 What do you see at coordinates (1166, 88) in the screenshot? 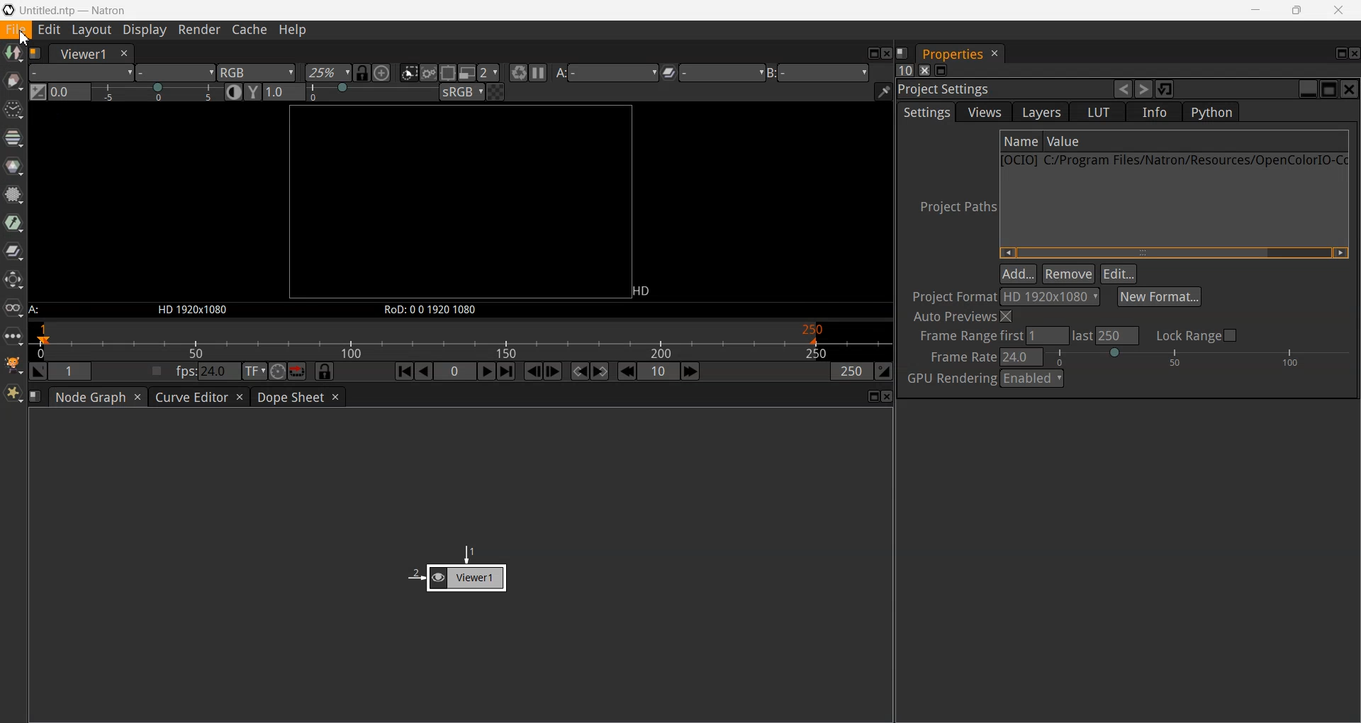
I see `Restore` at bounding box center [1166, 88].